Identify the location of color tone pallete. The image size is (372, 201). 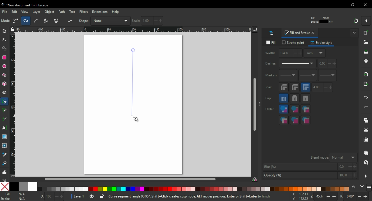
(298, 189).